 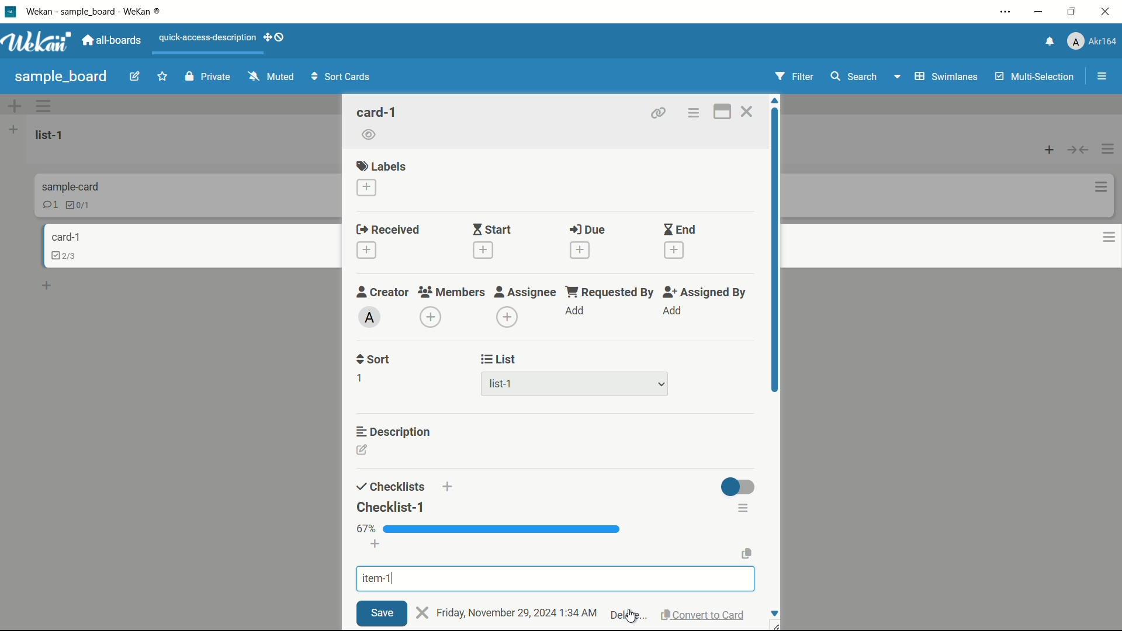 I want to click on convert to card, so click(x=703, y=613).